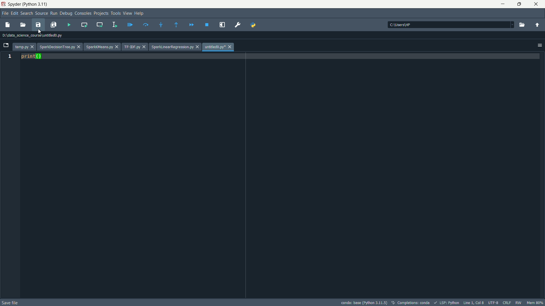 The height and width of the screenshot is (306, 545). I want to click on save all files, so click(53, 25).